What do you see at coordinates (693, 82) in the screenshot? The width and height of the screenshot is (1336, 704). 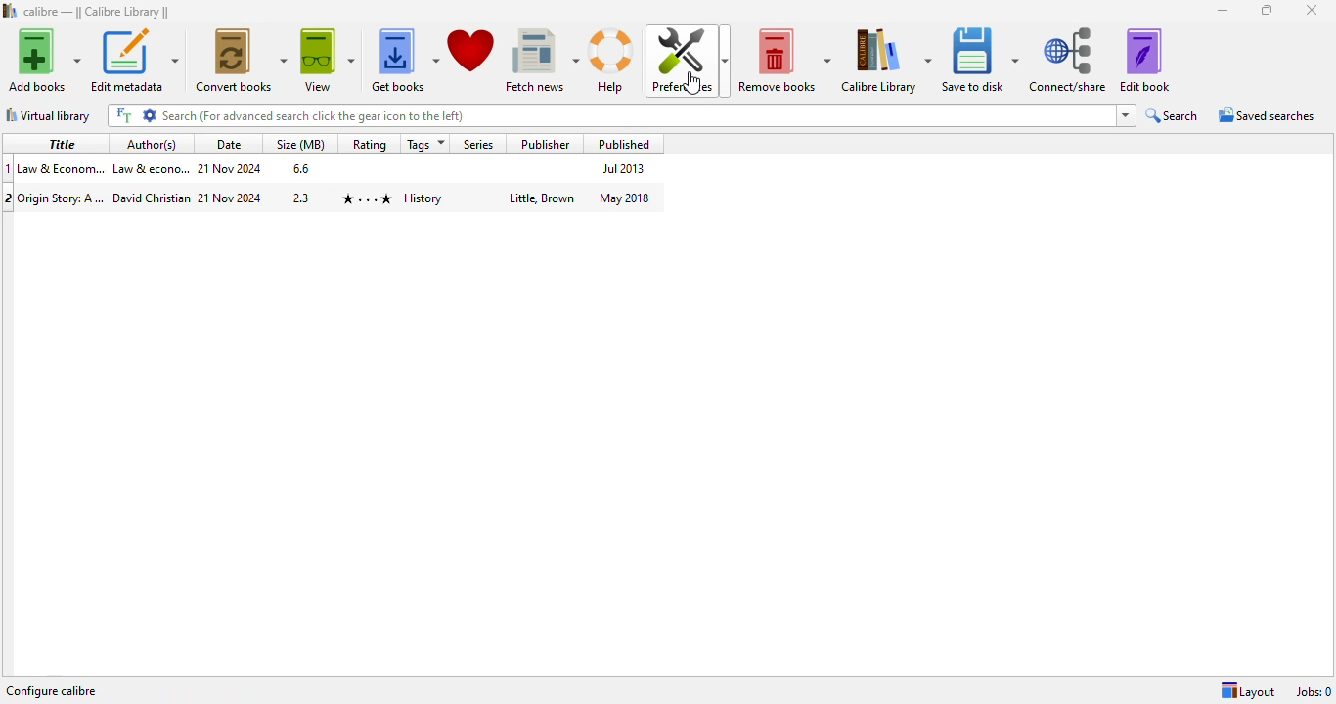 I see `cursor` at bounding box center [693, 82].